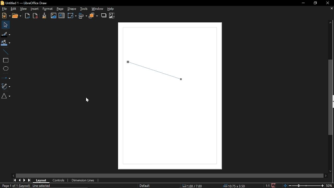 The height and width of the screenshot is (188, 334). What do you see at coordinates (62, 16) in the screenshot?
I see `Insert text` at bounding box center [62, 16].